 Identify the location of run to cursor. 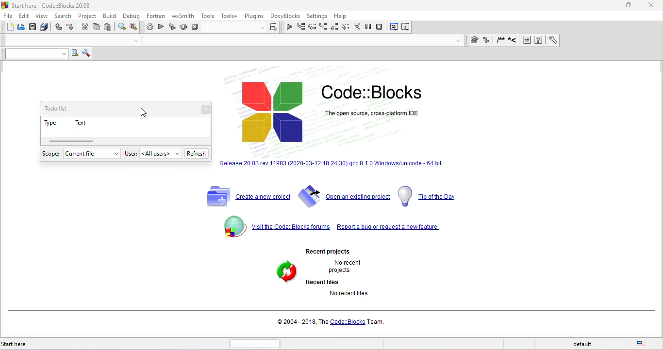
(301, 27).